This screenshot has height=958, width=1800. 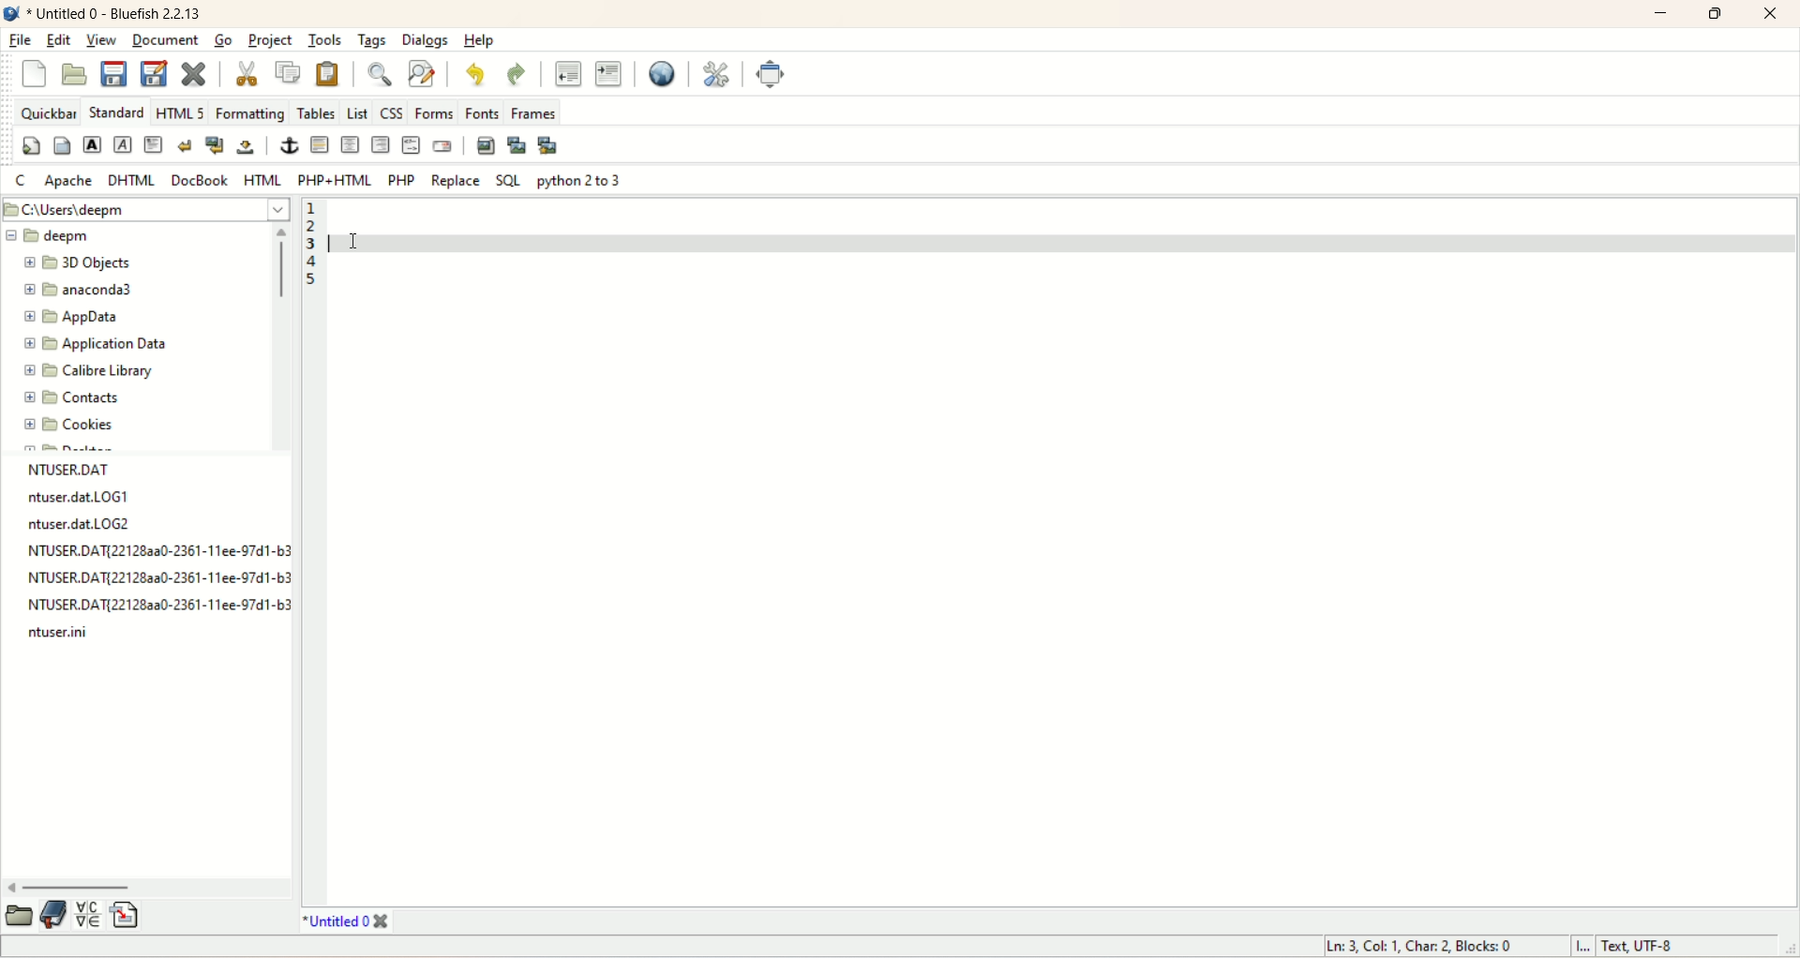 I want to click on logo, so click(x=11, y=13).